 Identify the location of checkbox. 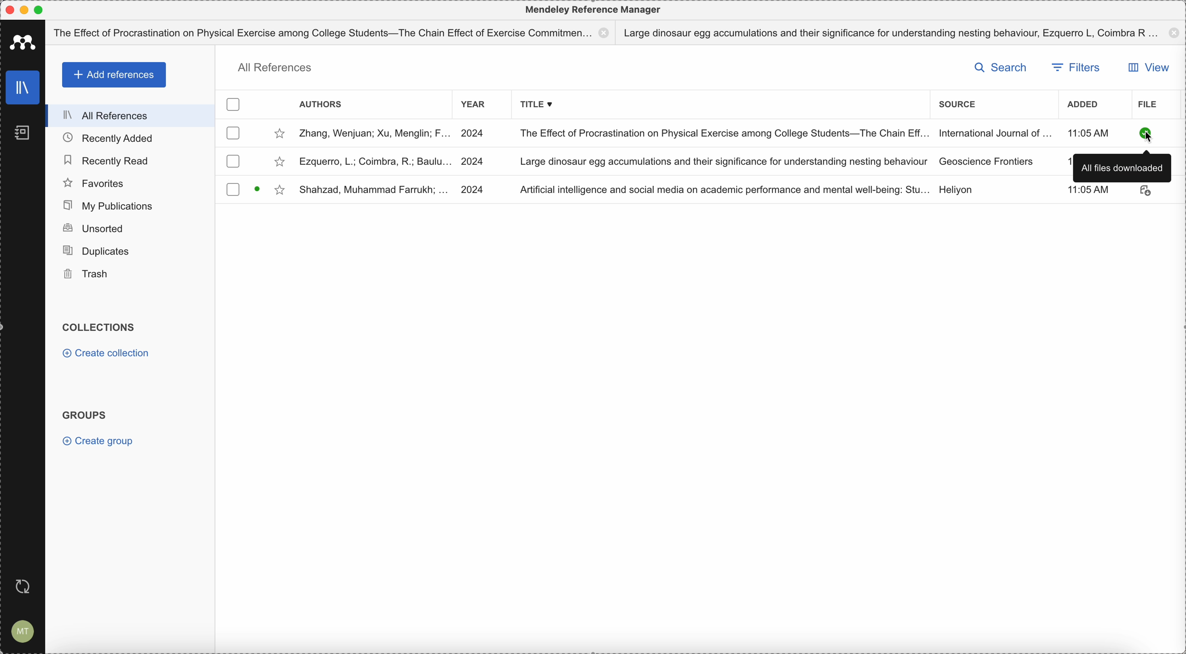
(233, 190).